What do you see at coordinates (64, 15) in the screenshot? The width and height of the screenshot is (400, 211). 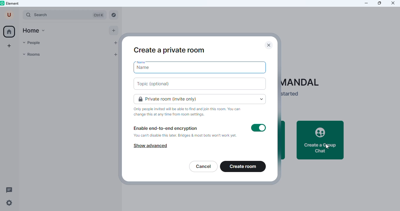 I see `search` at bounding box center [64, 15].